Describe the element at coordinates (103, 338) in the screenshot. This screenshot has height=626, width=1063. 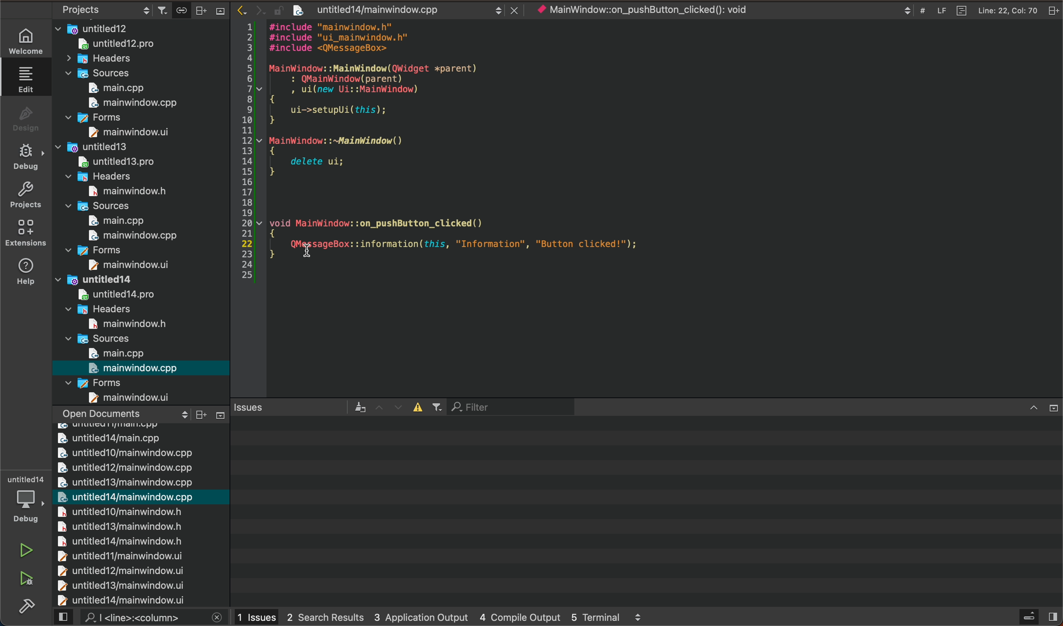
I see `sources` at that location.